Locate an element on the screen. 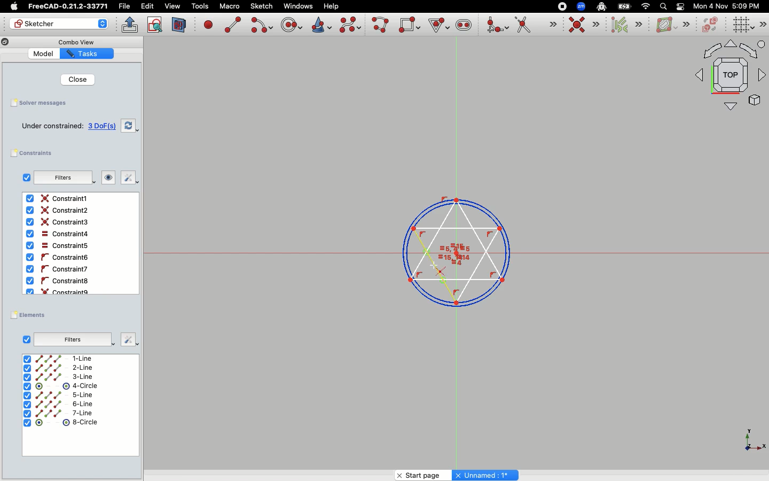 The width and height of the screenshot is (769, 481). Toggle is located at coordinates (680, 6).